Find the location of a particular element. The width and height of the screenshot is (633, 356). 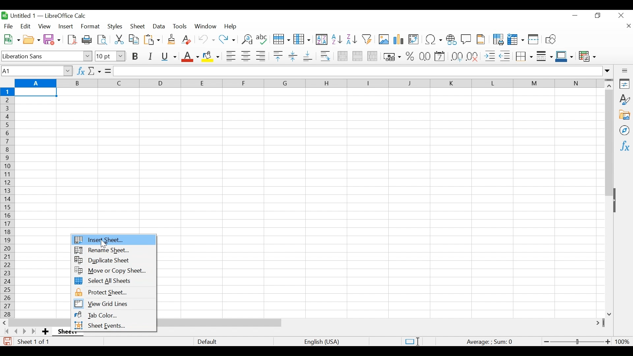

Paste is located at coordinates (152, 40).